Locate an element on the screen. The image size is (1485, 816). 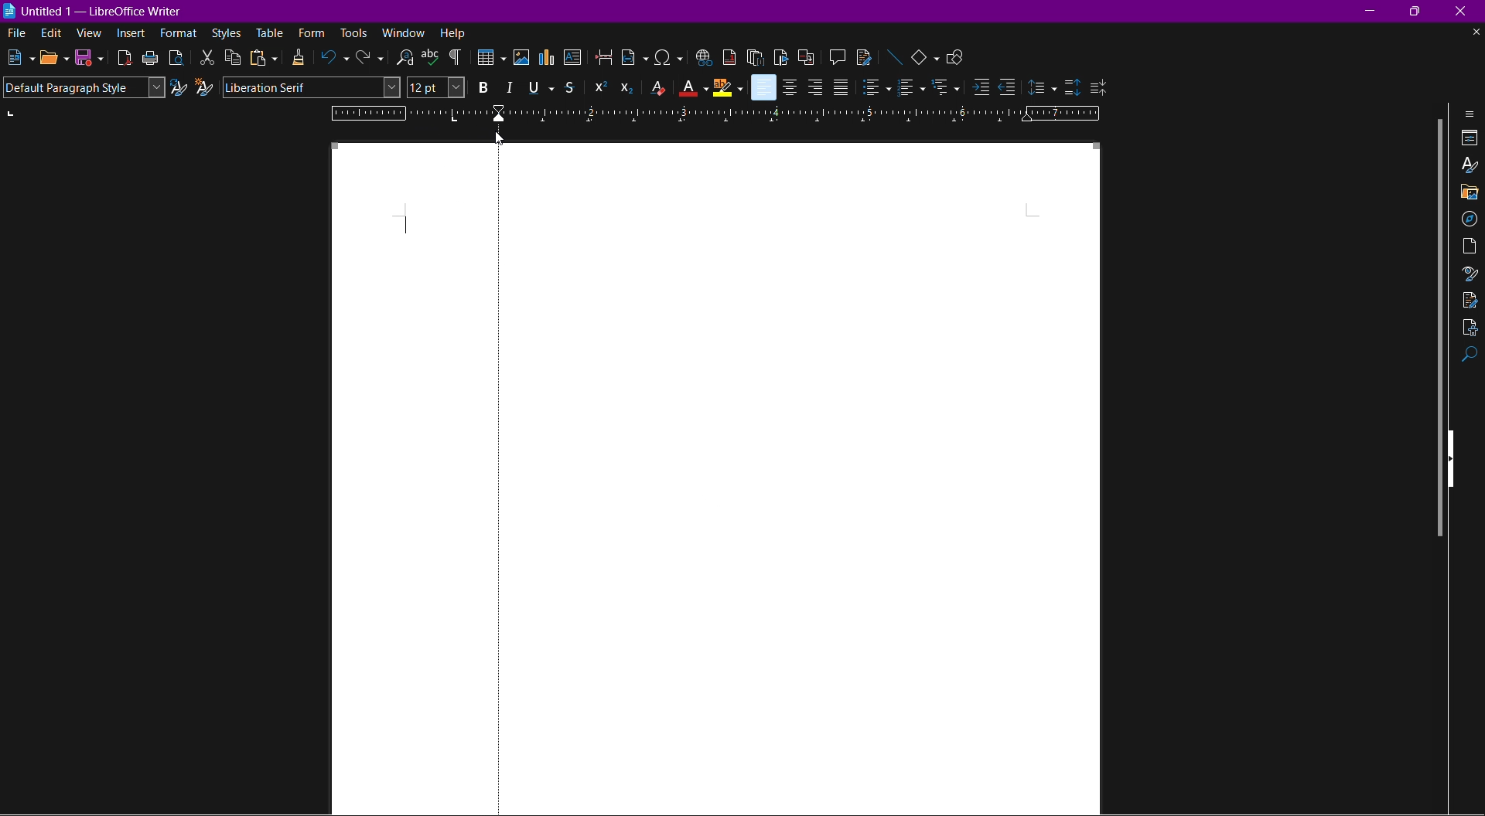
Insert Bookmark is located at coordinates (780, 56).